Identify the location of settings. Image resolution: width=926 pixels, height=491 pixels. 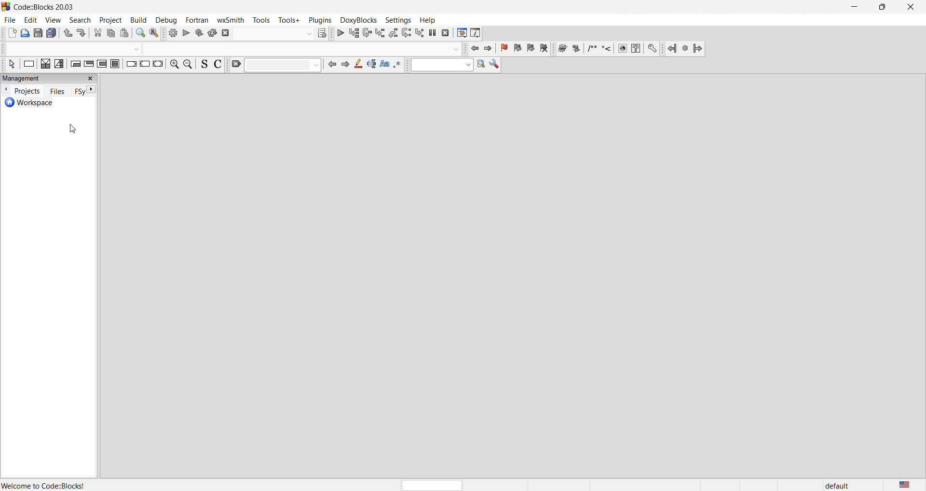
(397, 19).